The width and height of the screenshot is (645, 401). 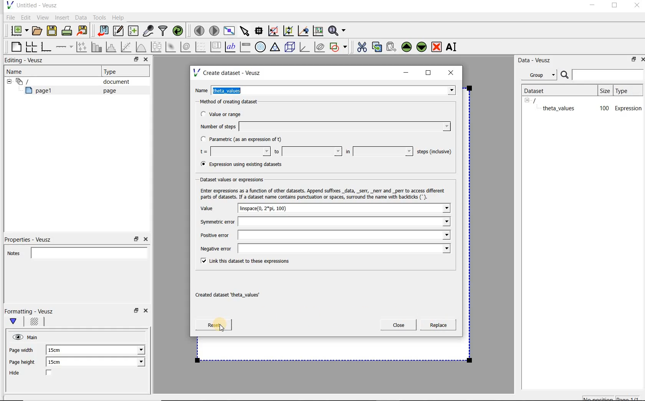 What do you see at coordinates (218, 324) in the screenshot?
I see `Cursor` at bounding box center [218, 324].